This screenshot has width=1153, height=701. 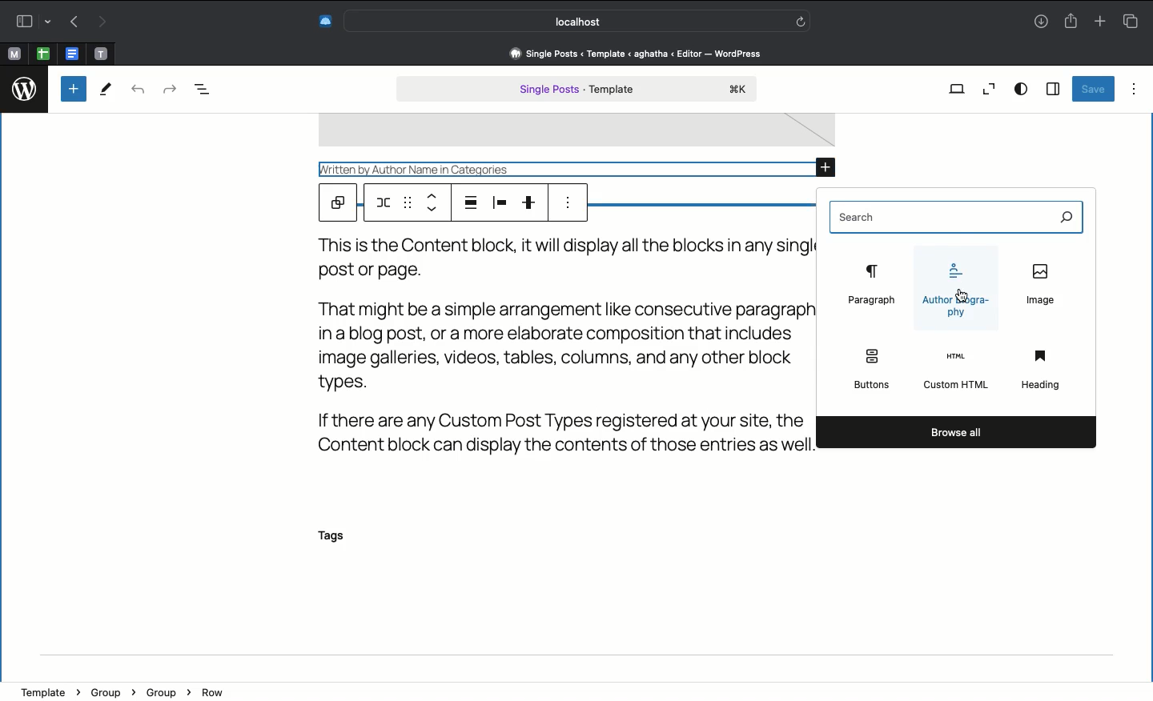 I want to click on Document overview, so click(x=211, y=90).